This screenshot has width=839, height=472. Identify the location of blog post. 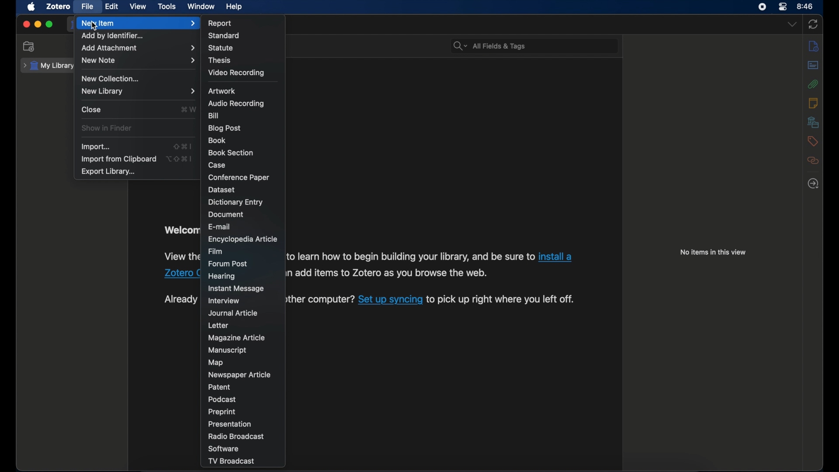
(225, 128).